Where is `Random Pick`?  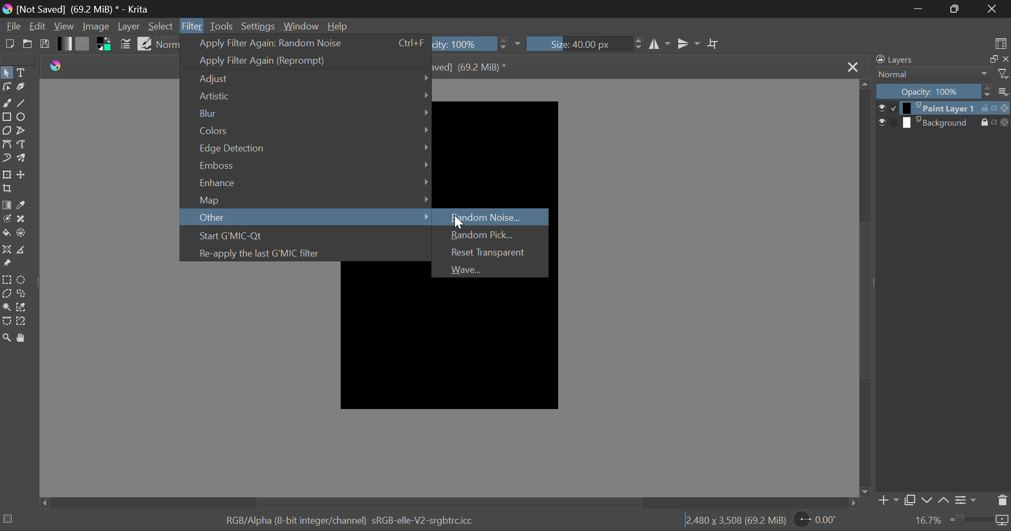
Random Pick is located at coordinates (489, 234).